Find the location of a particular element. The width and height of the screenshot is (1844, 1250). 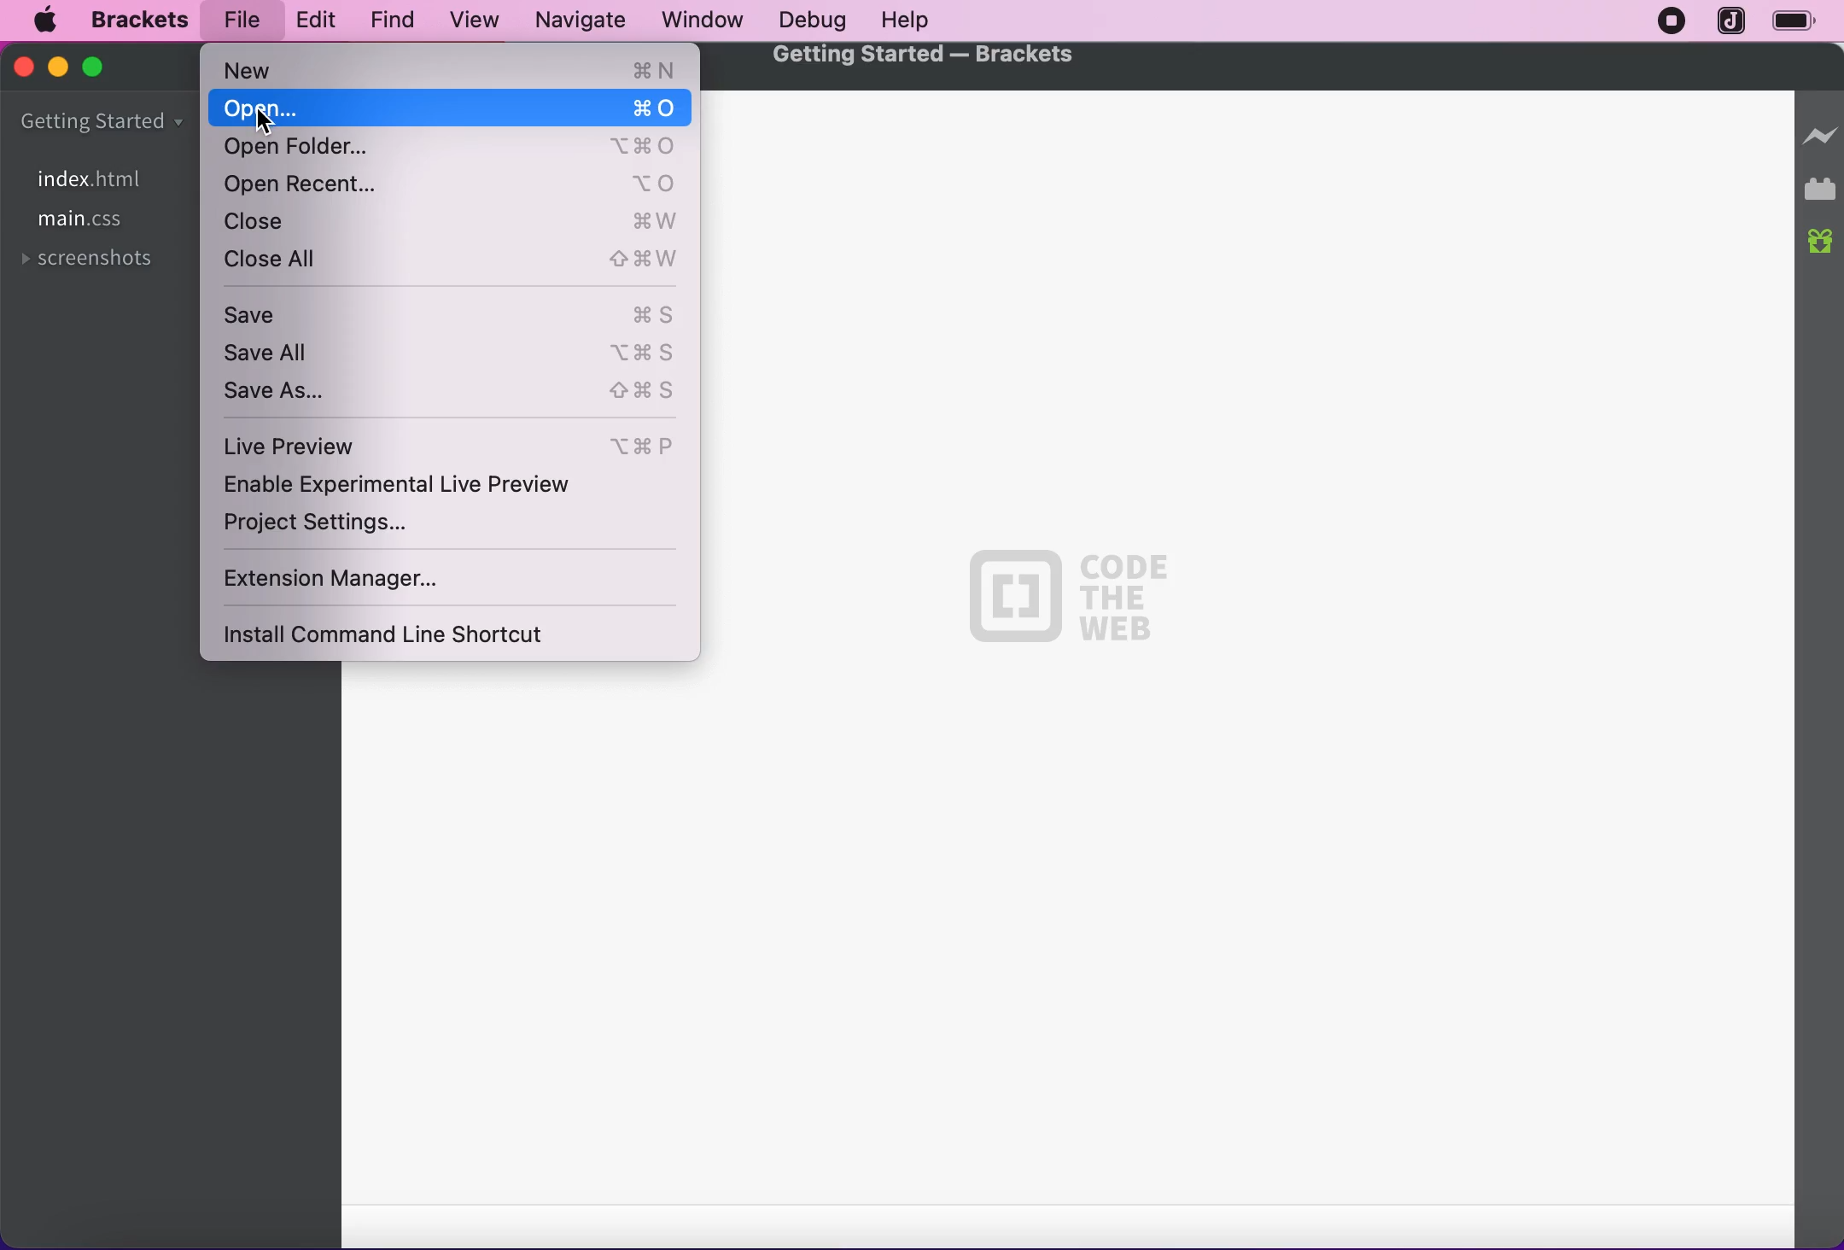

open folder is located at coordinates (449, 149).